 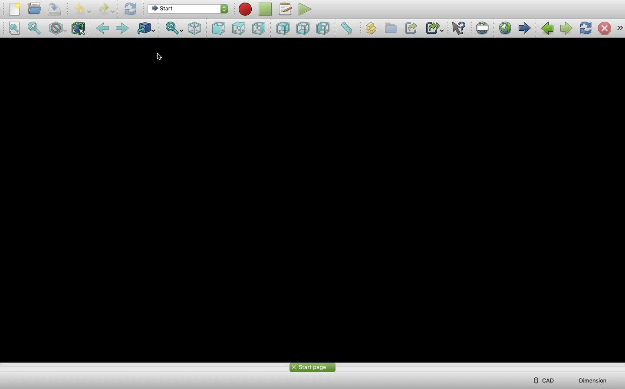 I want to click on Bottom, so click(x=303, y=28).